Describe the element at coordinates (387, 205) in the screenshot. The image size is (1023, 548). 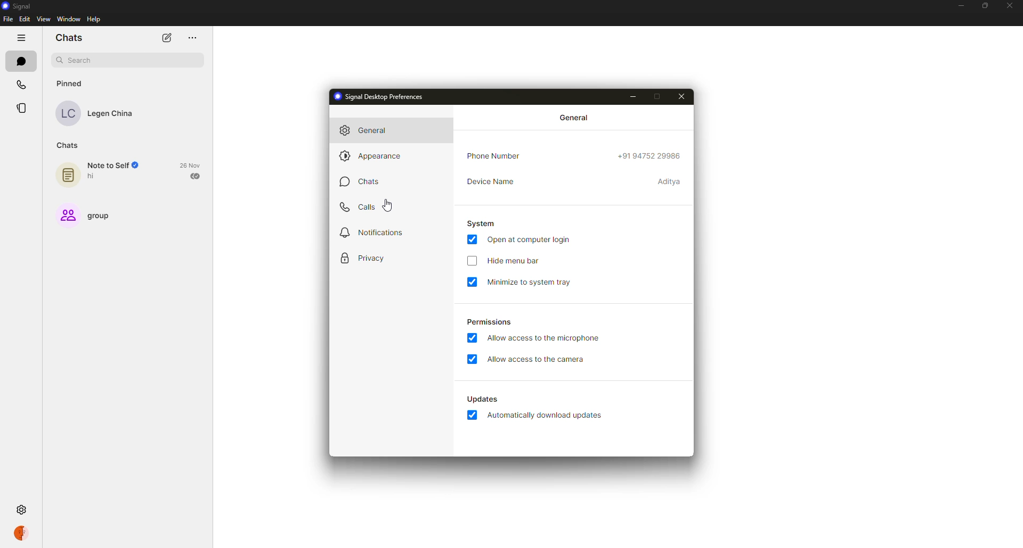
I see `cursor` at that location.